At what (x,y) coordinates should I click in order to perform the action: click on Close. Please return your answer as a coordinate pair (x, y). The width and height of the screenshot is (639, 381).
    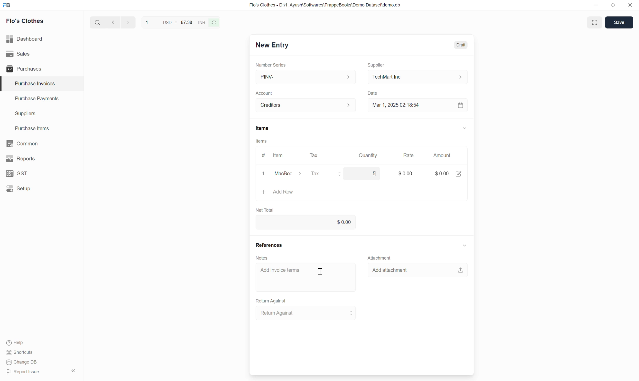
    Looking at the image, I should click on (630, 5).